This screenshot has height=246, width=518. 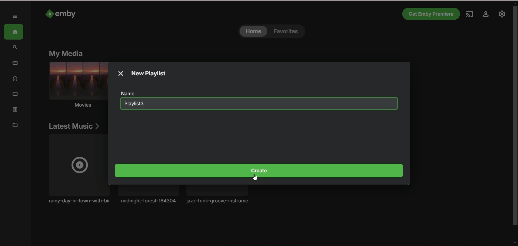 I want to click on manage metadata, so click(x=15, y=125).